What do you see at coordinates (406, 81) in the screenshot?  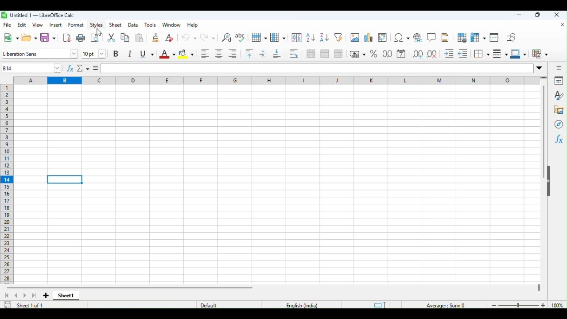 I see `l` at bounding box center [406, 81].